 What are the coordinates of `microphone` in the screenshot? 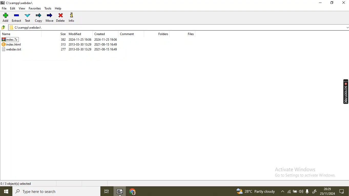 It's located at (301, 192).